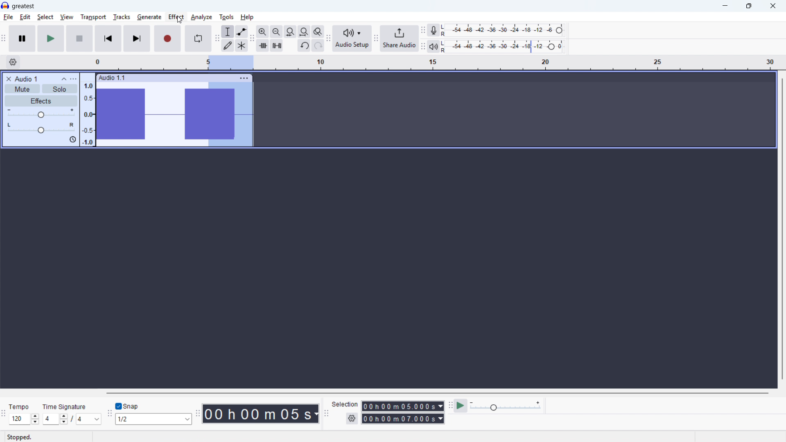  Describe the element at coordinates (88, 113) in the screenshot. I see `amplitude` at that location.